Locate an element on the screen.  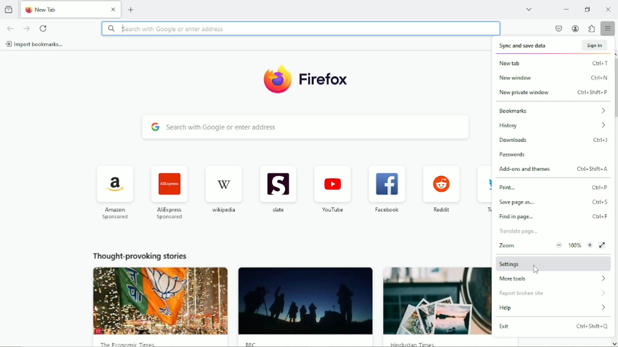
Firefox is located at coordinates (306, 80).